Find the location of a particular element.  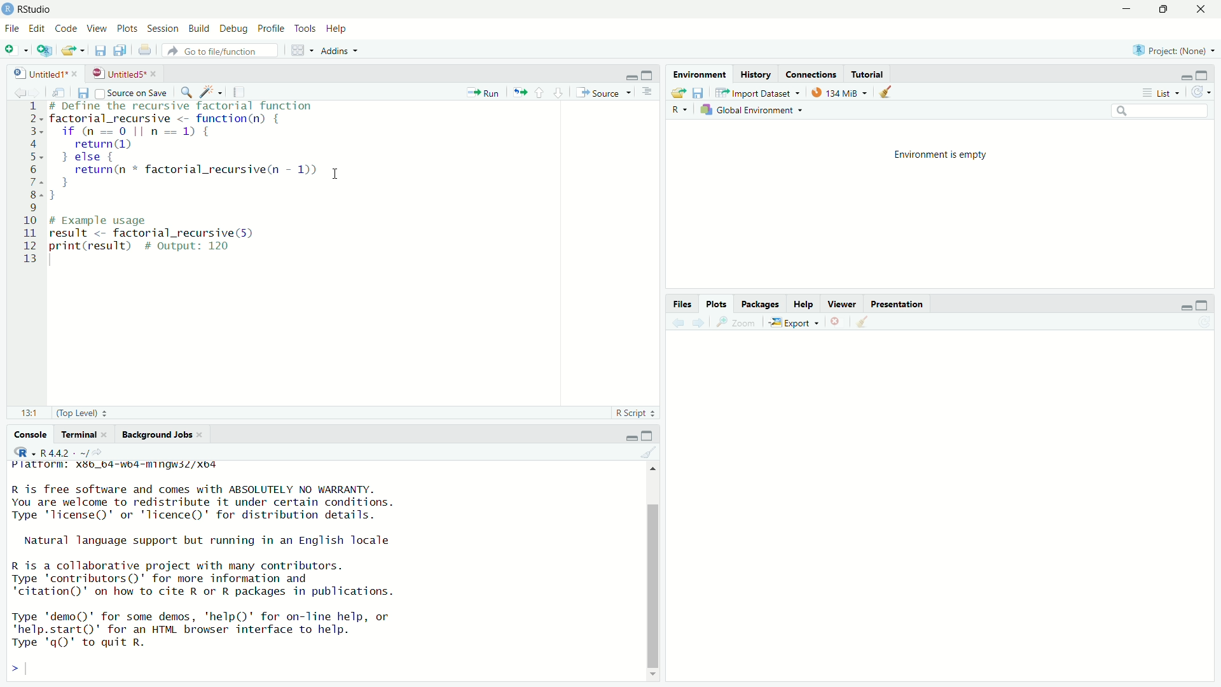

File is located at coordinates (10, 30).